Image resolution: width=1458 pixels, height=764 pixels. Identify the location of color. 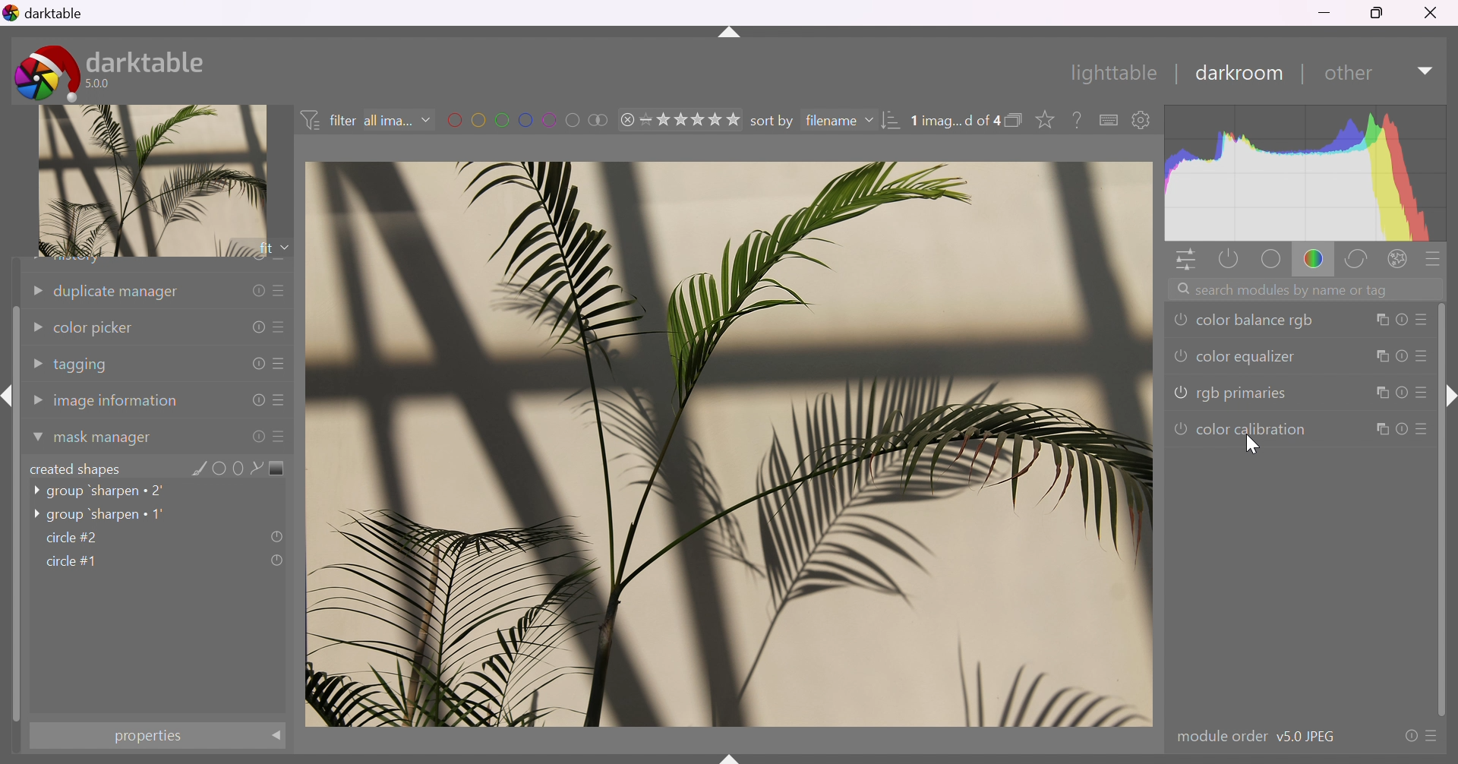
(1312, 259).